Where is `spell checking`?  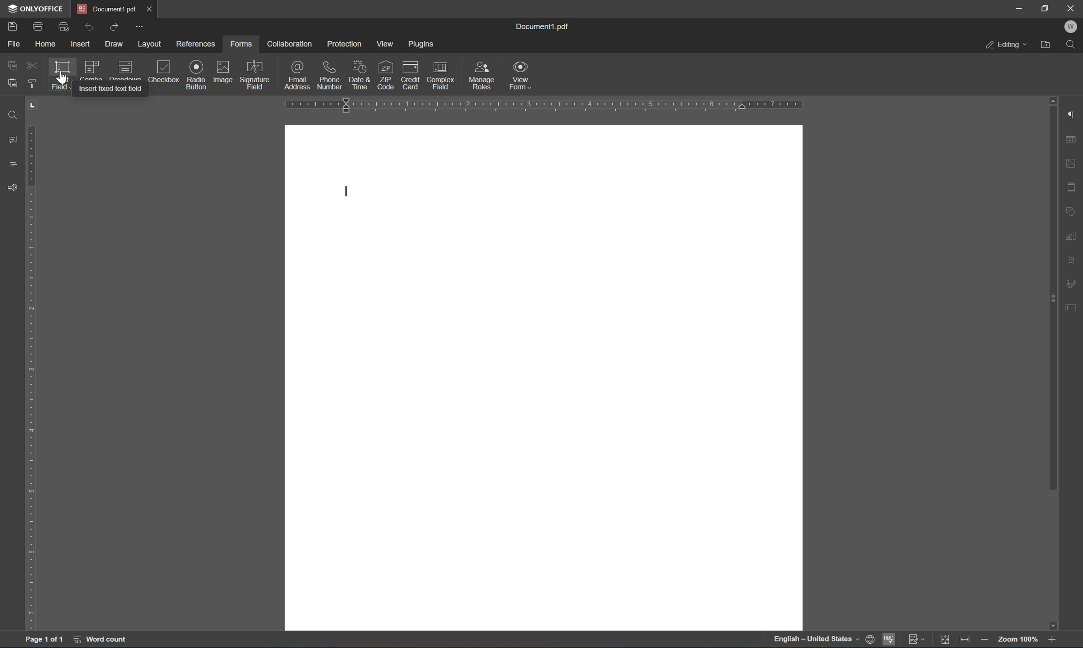 spell checking is located at coordinates (888, 640).